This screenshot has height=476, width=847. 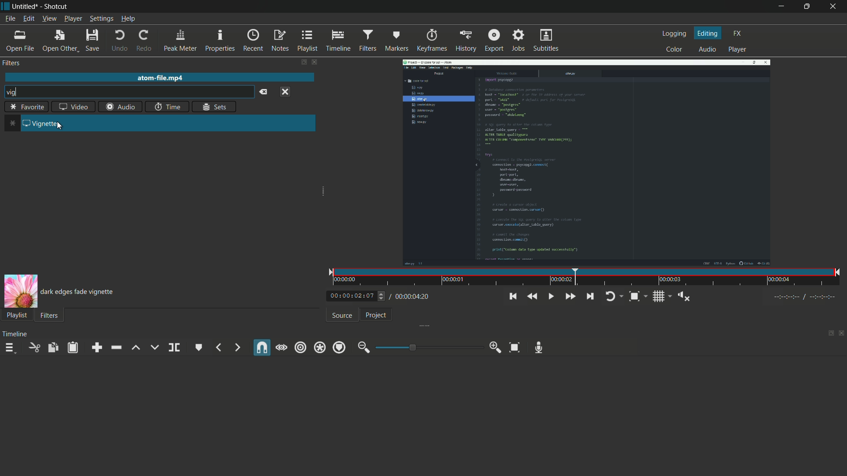 What do you see at coordinates (74, 347) in the screenshot?
I see `paste filters` at bounding box center [74, 347].